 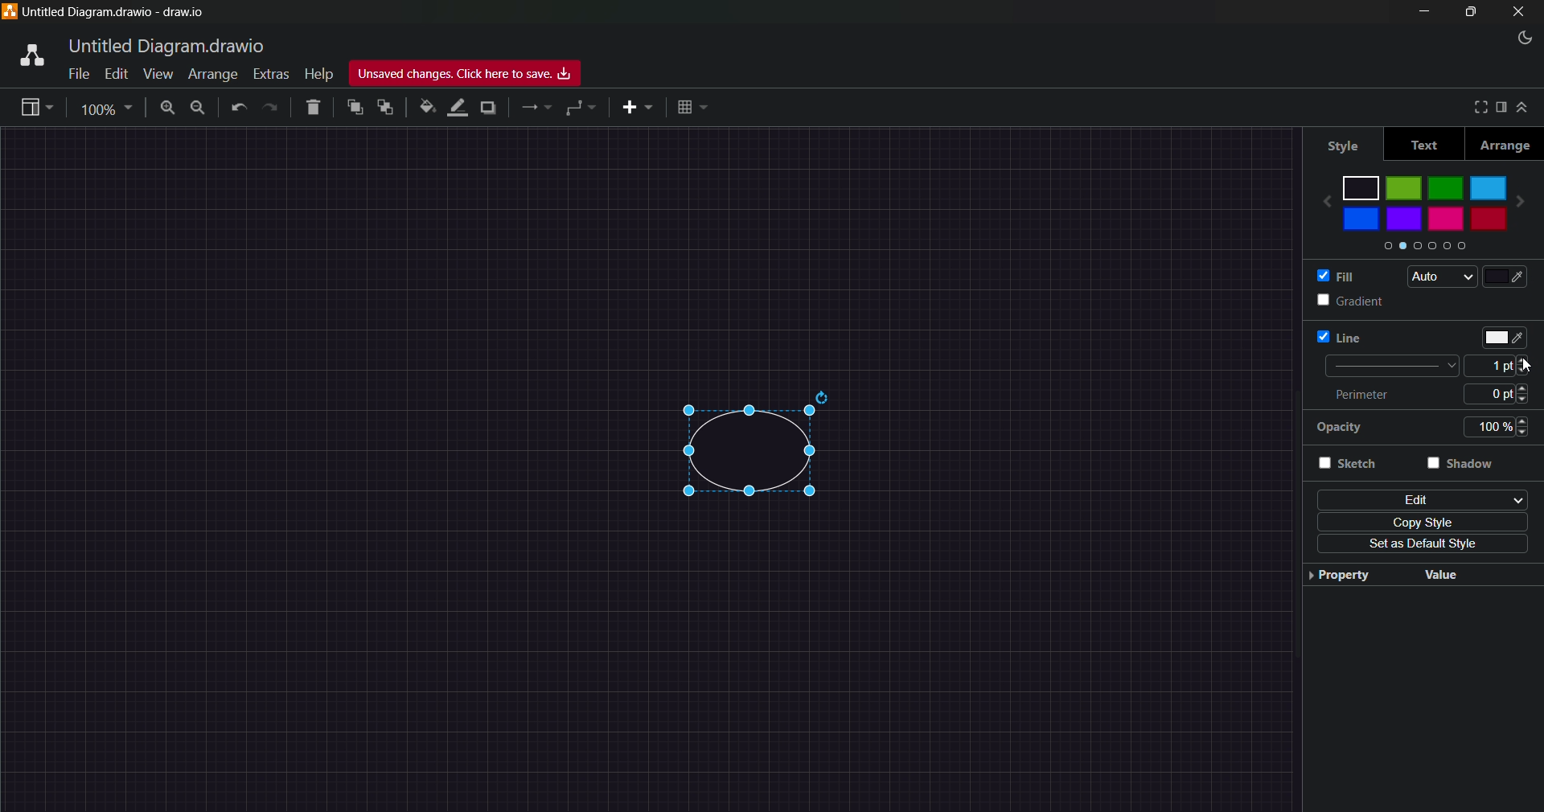 I want to click on expand/collapse, so click(x=1526, y=108).